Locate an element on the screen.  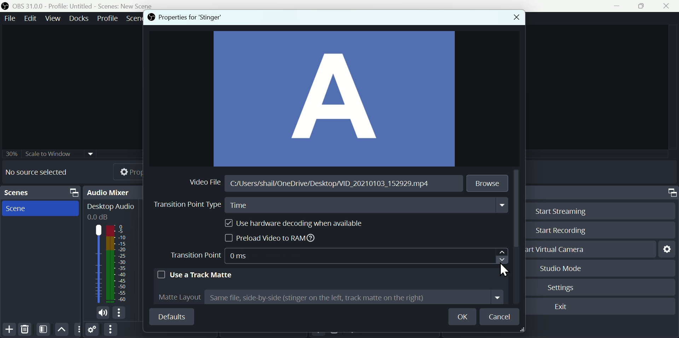
Use a track matte is located at coordinates (195, 274).